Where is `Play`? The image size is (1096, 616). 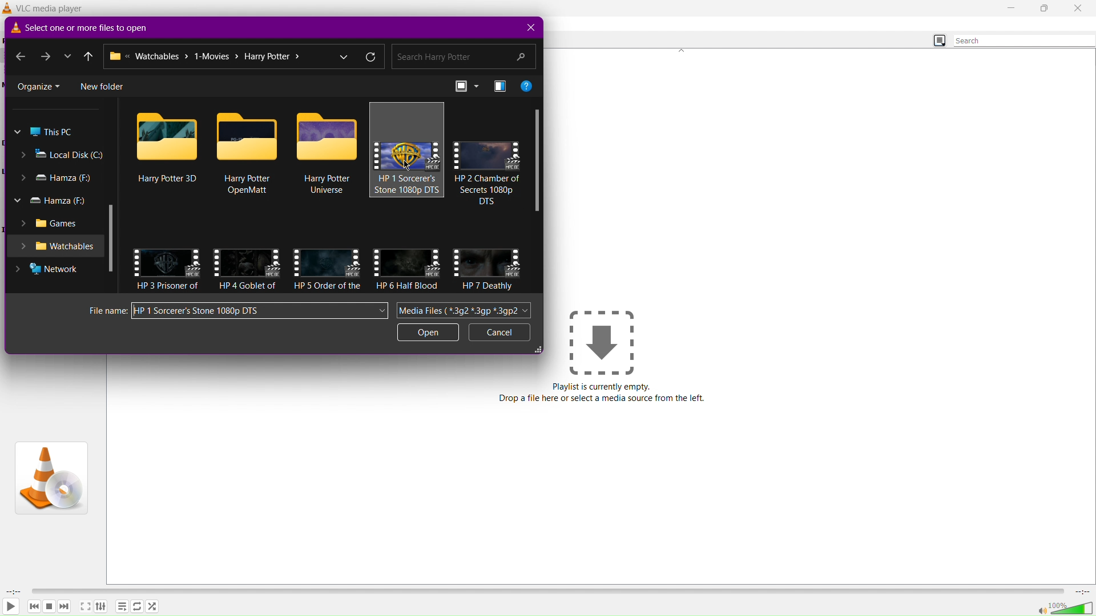
Play is located at coordinates (11, 607).